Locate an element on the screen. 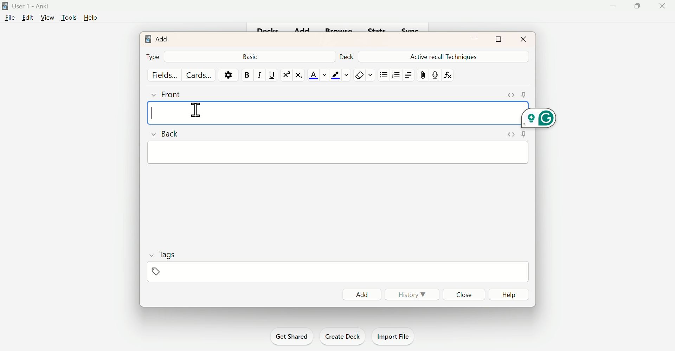  logo is located at coordinates (142, 37).